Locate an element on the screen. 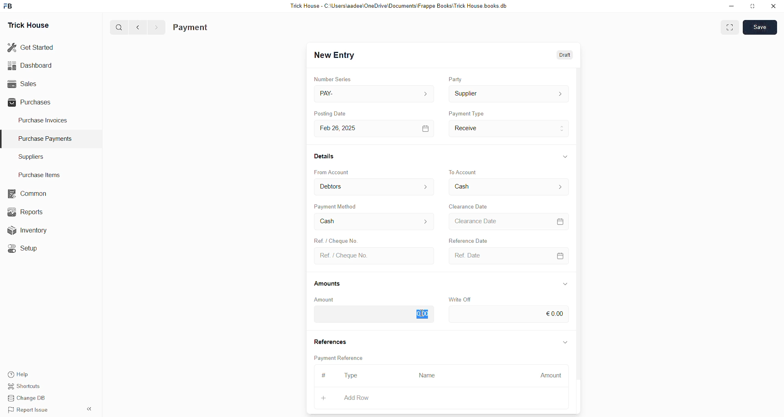 Image resolution: width=784 pixels, height=417 pixels. References is located at coordinates (330, 341).